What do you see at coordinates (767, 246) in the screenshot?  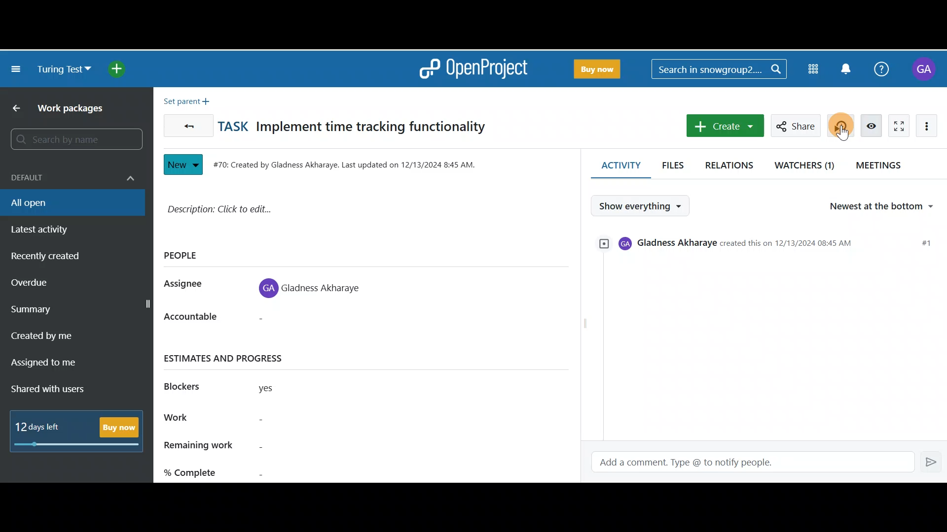 I see `Gladness Akharaye created this on 12/13/2024 08:45 AM #1` at bounding box center [767, 246].